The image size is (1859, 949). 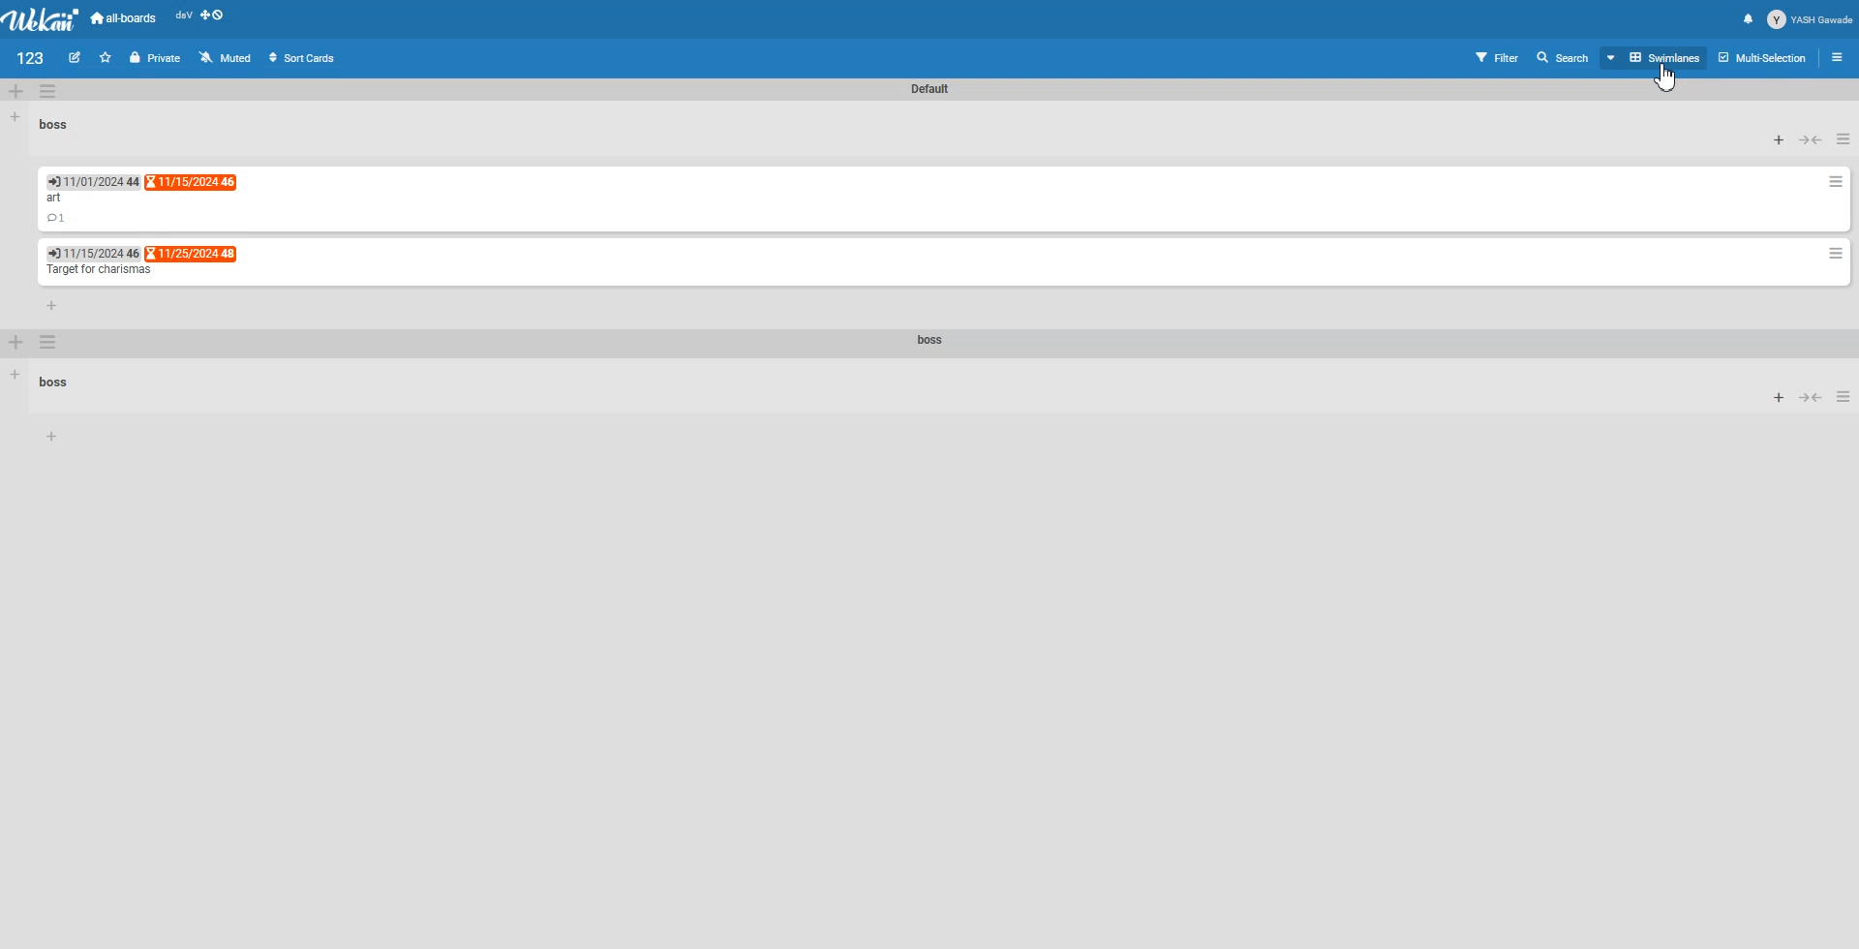 What do you see at coordinates (1655, 58) in the screenshot?
I see `Board View` at bounding box center [1655, 58].